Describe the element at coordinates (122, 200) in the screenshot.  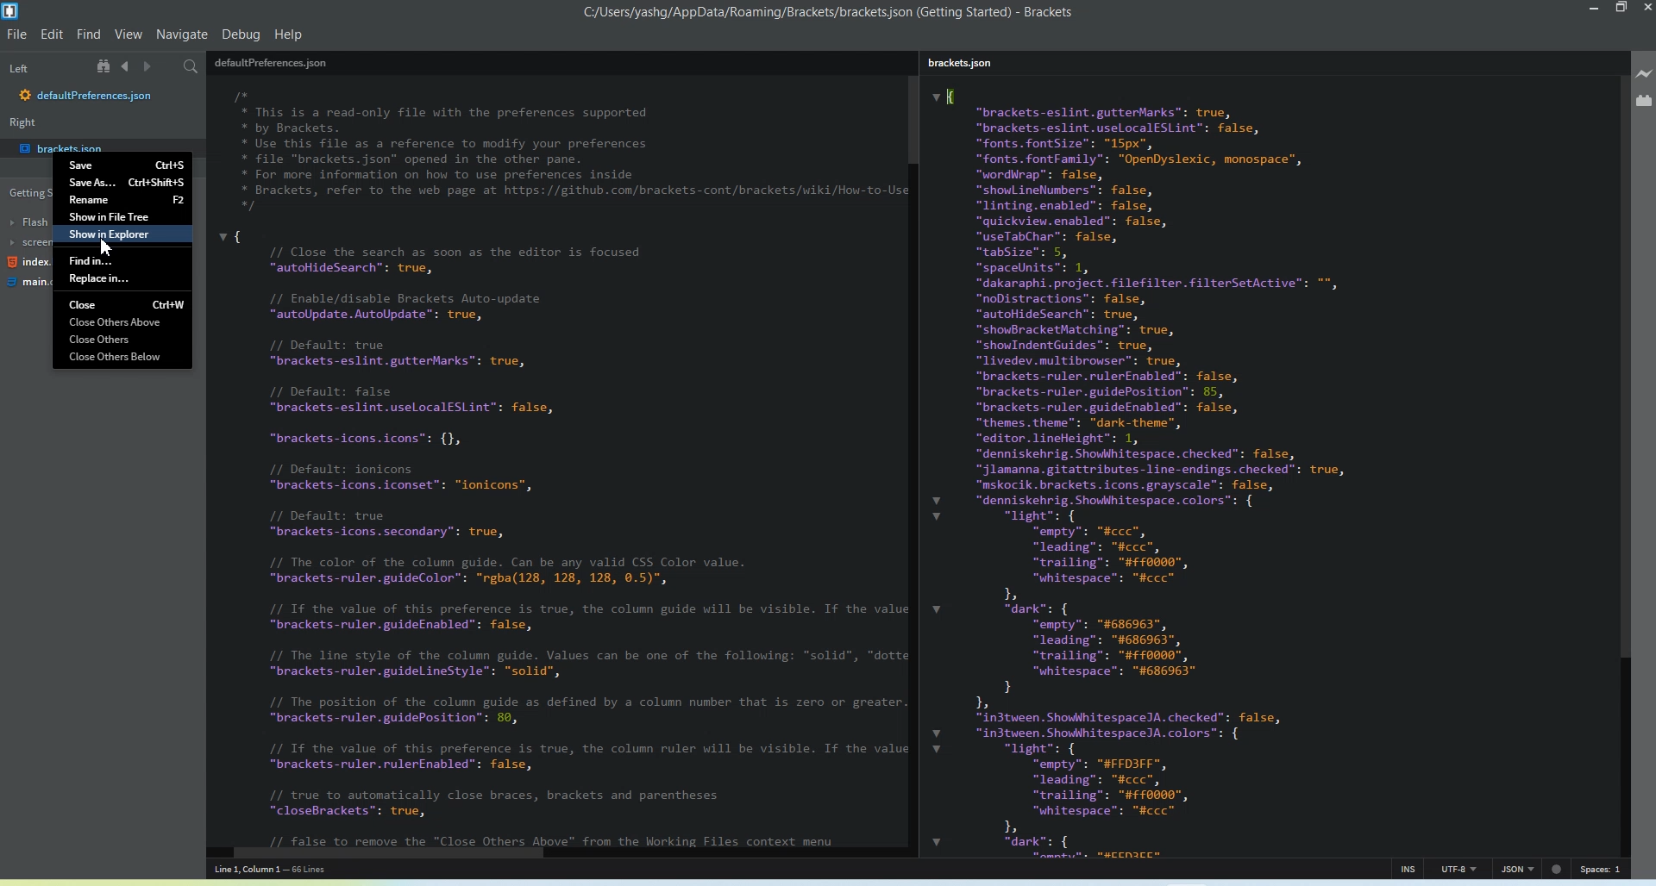
I see `Rename` at that location.